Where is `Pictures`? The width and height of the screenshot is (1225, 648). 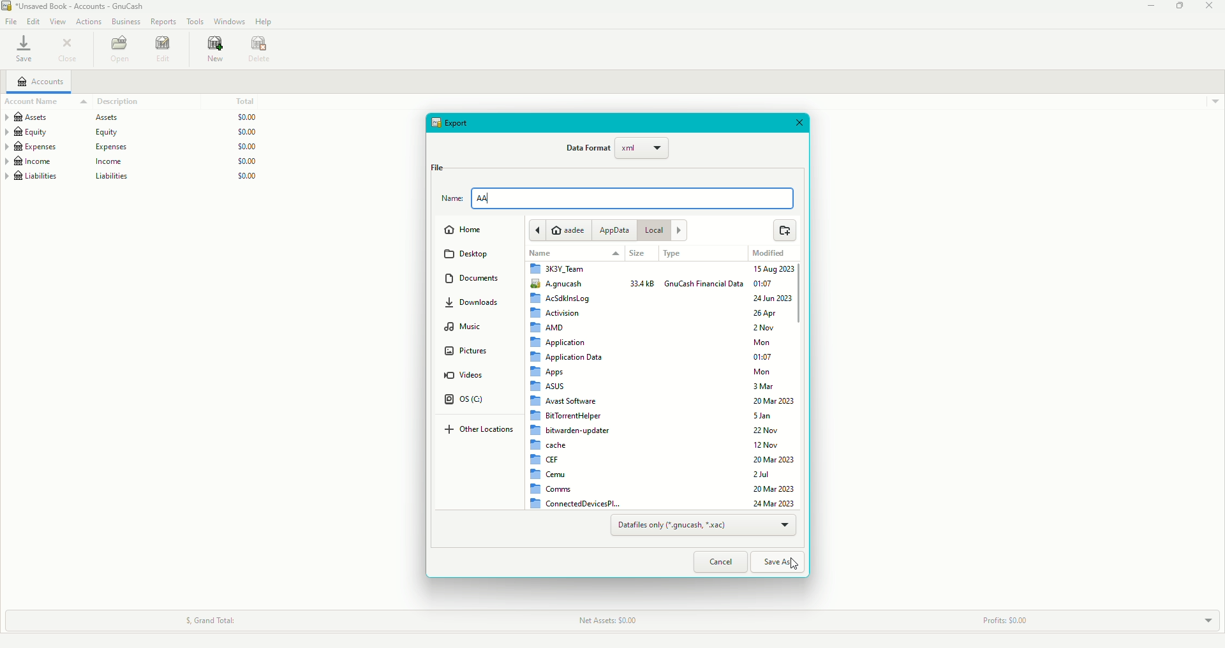
Pictures is located at coordinates (466, 353).